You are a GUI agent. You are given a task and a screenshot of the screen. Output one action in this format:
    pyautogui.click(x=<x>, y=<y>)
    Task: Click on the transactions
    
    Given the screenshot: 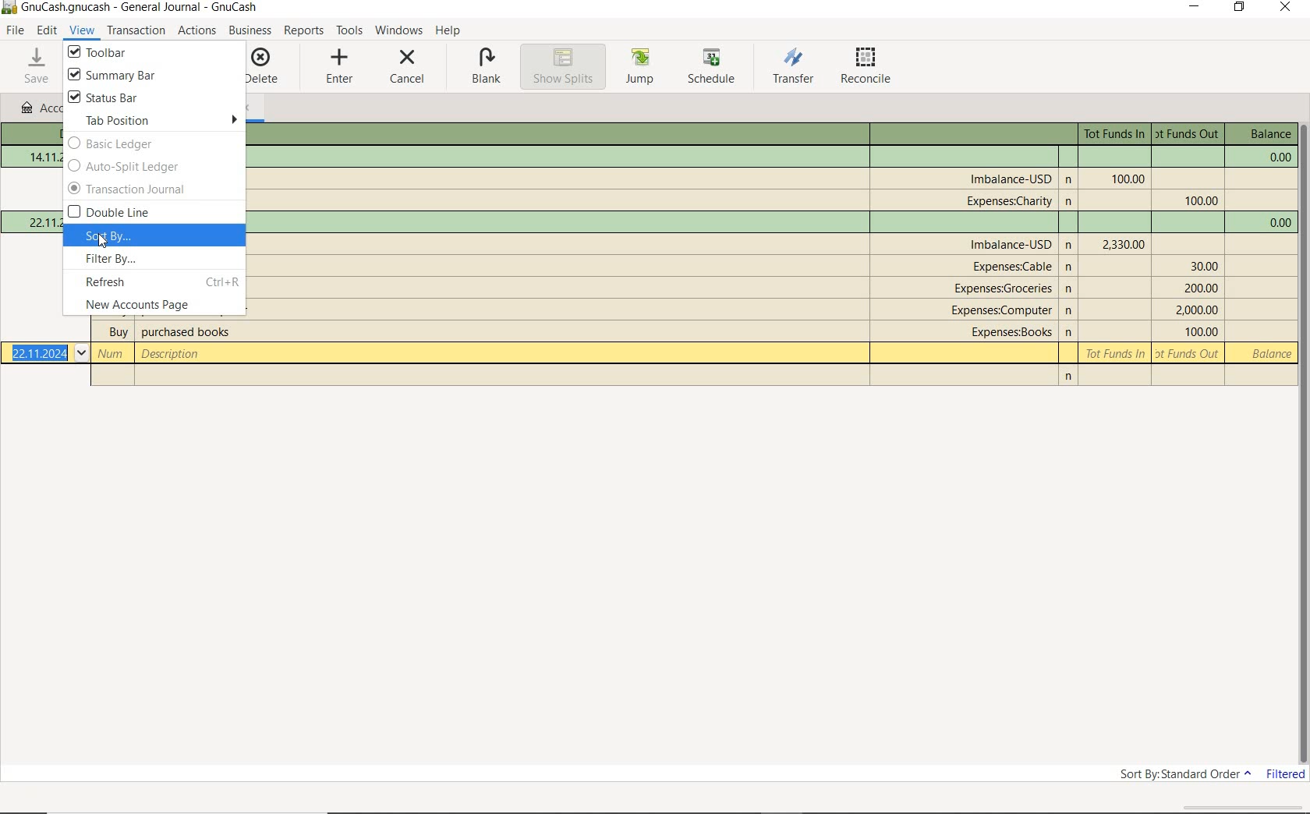 What is the action you would take?
    pyautogui.click(x=138, y=31)
    